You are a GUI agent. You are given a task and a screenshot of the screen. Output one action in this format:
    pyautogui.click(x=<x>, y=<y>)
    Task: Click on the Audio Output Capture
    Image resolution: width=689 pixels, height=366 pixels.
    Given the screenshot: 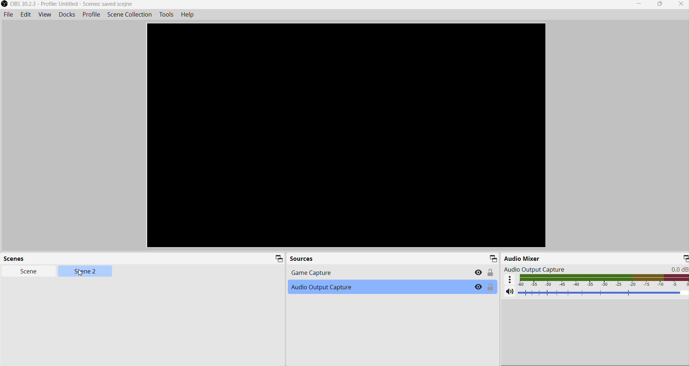 What is the action you would take?
    pyautogui.click(x=595, y=269)
    